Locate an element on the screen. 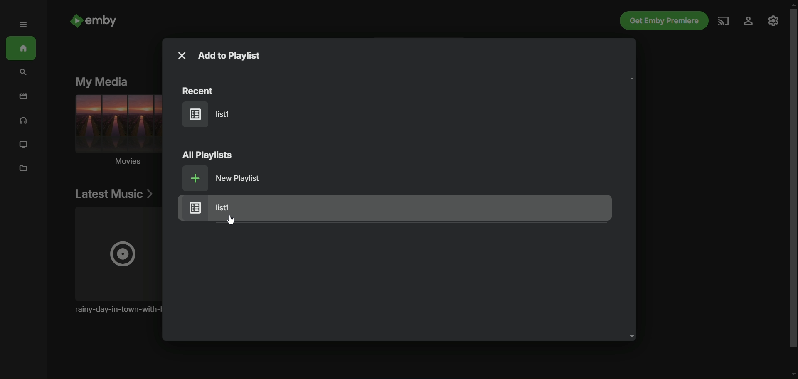  expand is located at coordinates (24, 24).